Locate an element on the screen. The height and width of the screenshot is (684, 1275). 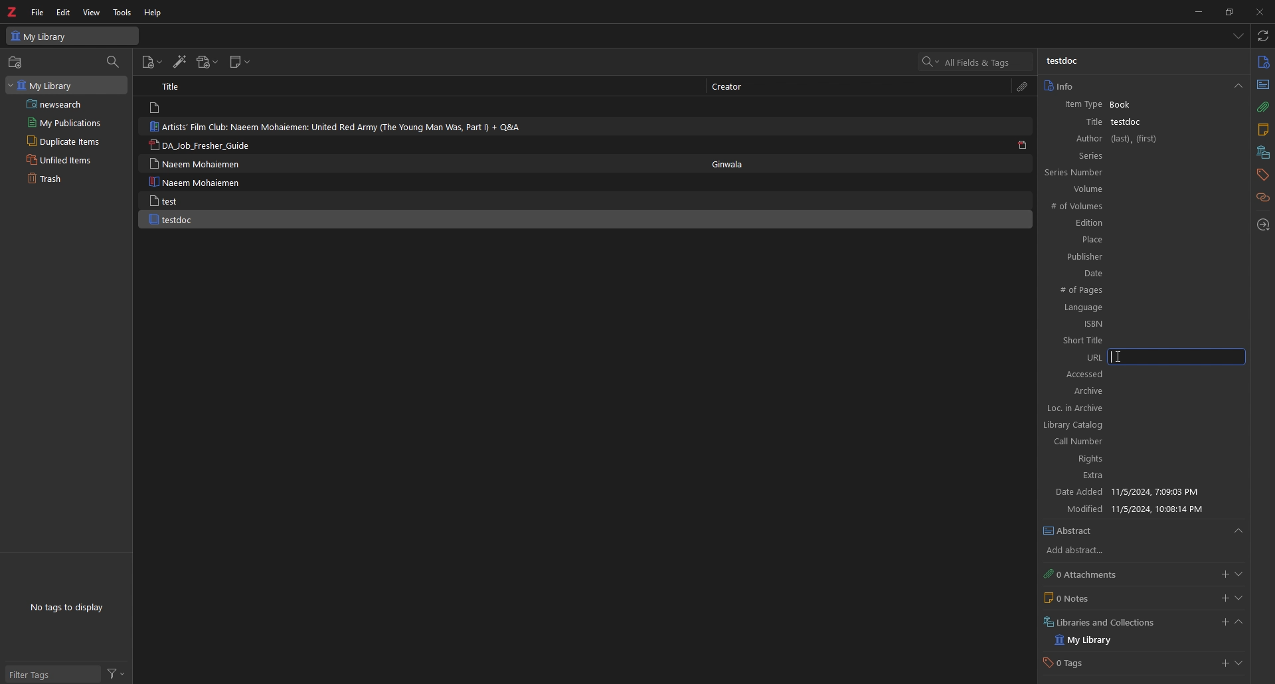
Rights is located at coordinates (1136, 460).